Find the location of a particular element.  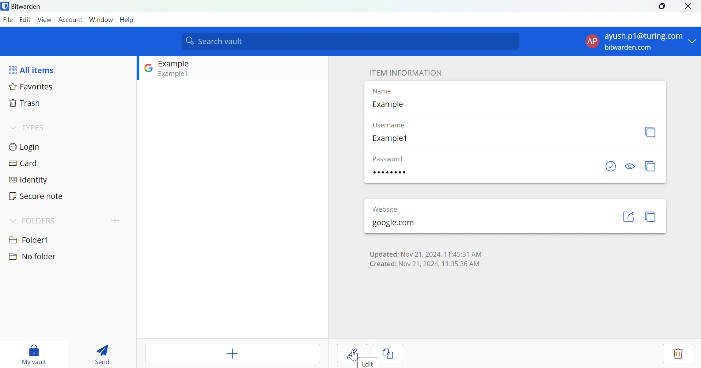

Identity is located at coordinates (29, 180).